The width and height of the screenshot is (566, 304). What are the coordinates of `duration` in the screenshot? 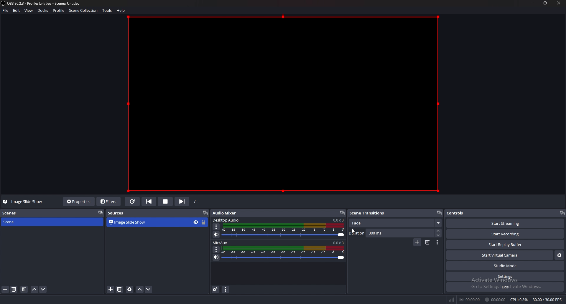 It's located at (391, 233).